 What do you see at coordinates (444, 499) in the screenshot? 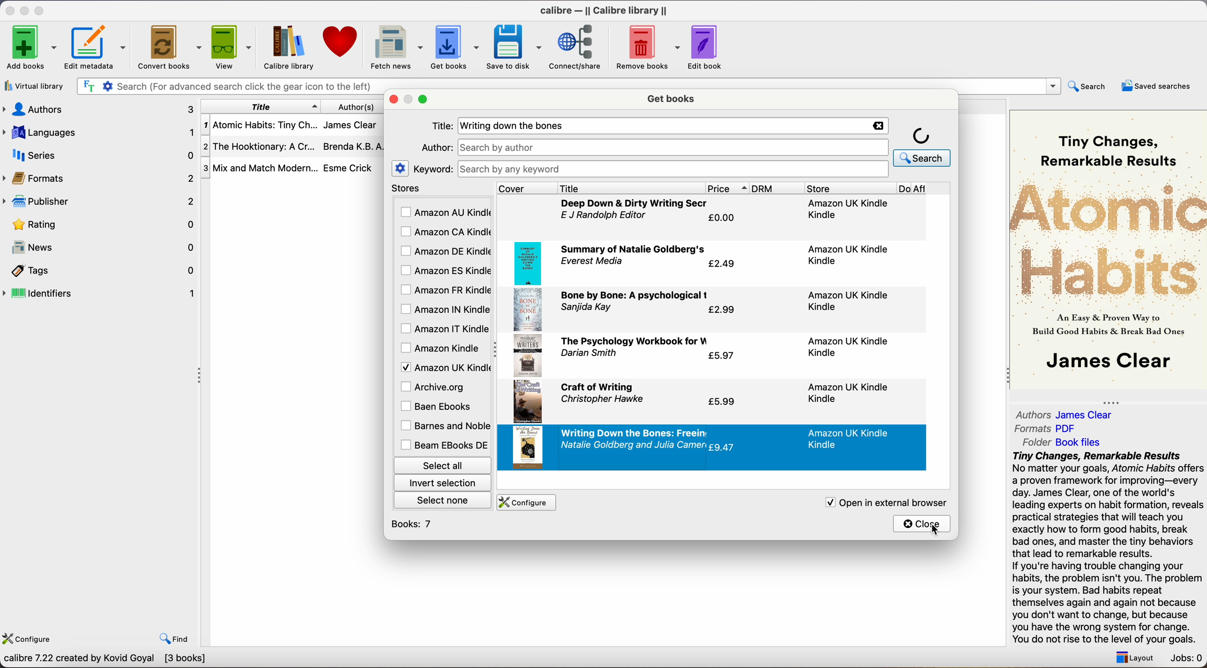
I see `select none` at bounding box center [444, 499].